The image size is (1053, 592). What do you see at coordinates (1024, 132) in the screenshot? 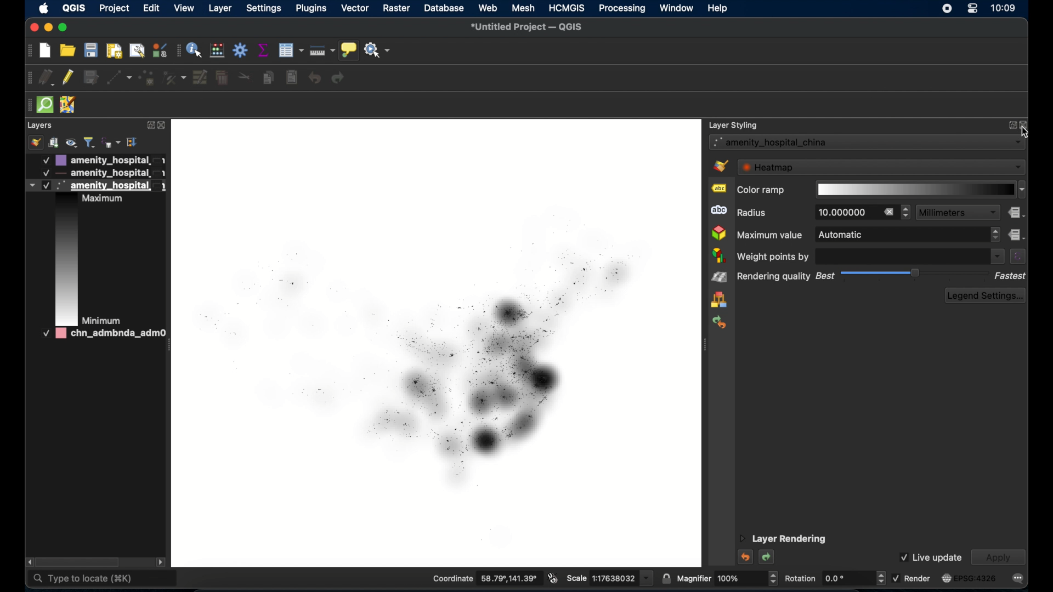
I see `cursor` at bounding box center [1024, 132].